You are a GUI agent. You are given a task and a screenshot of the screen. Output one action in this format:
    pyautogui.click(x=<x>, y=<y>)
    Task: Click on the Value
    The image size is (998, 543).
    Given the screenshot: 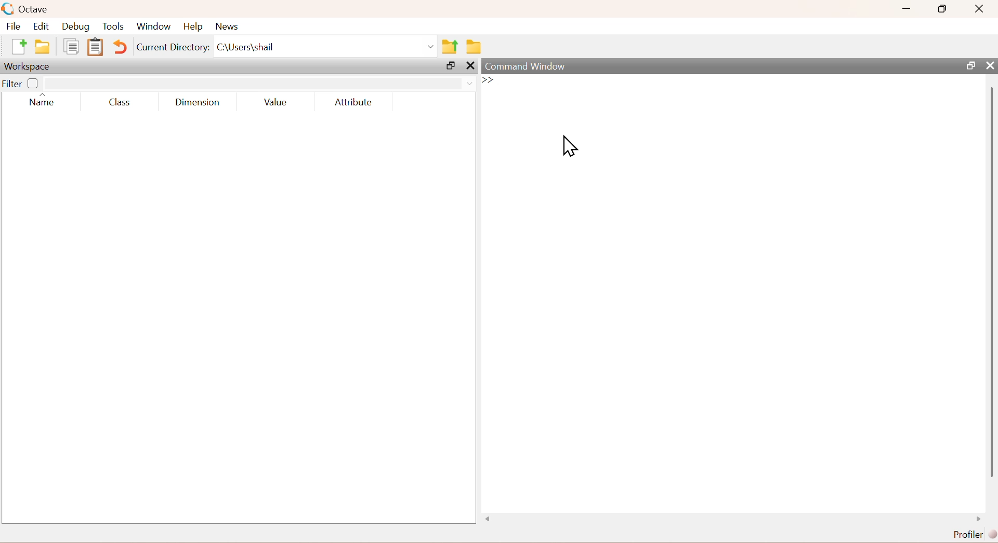 What is the action you would take?
    pyautogui.click(x=276, y=102)
    